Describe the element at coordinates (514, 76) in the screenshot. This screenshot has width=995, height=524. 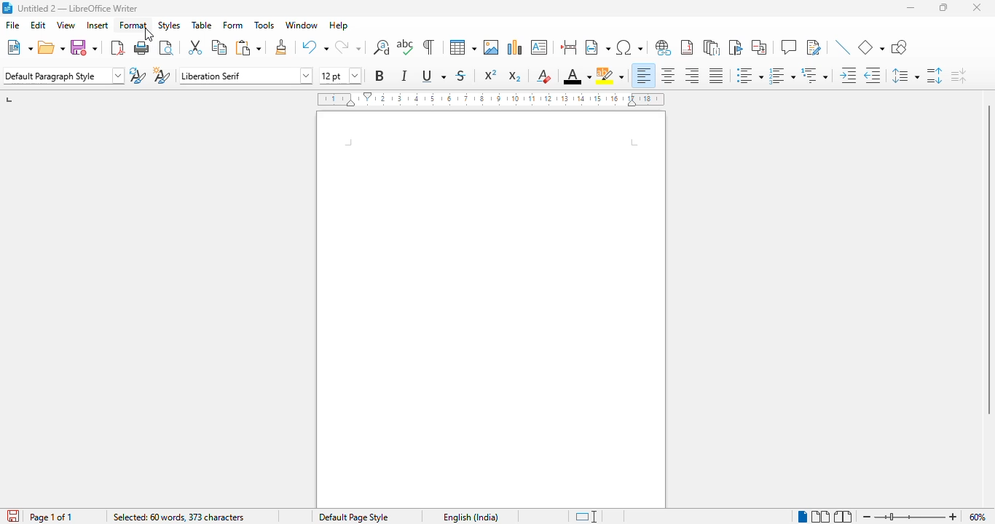
I see `subscript` at that location.